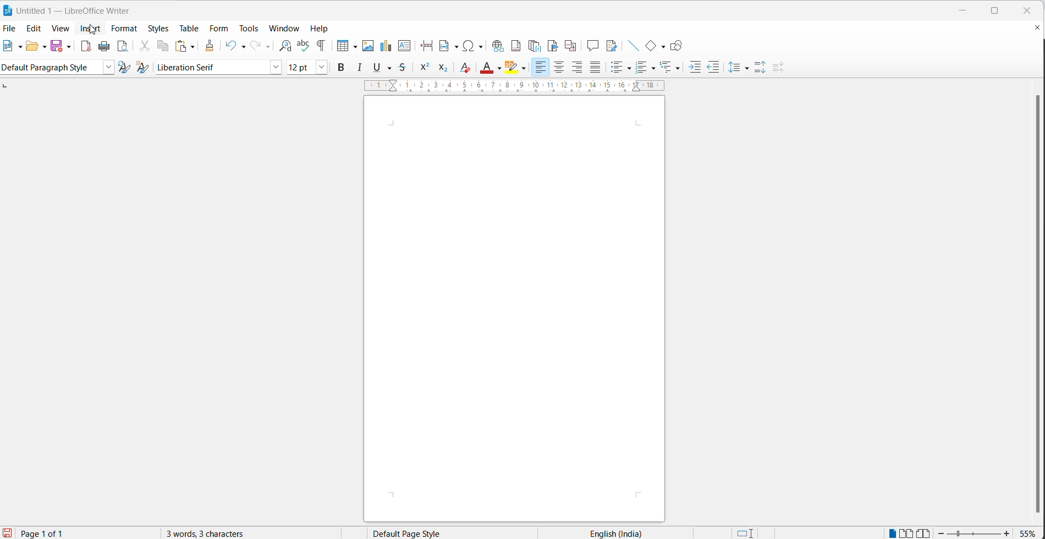  Describe the element at coordinates (443, 68) in the screenshot. I see `subscript` at that location.